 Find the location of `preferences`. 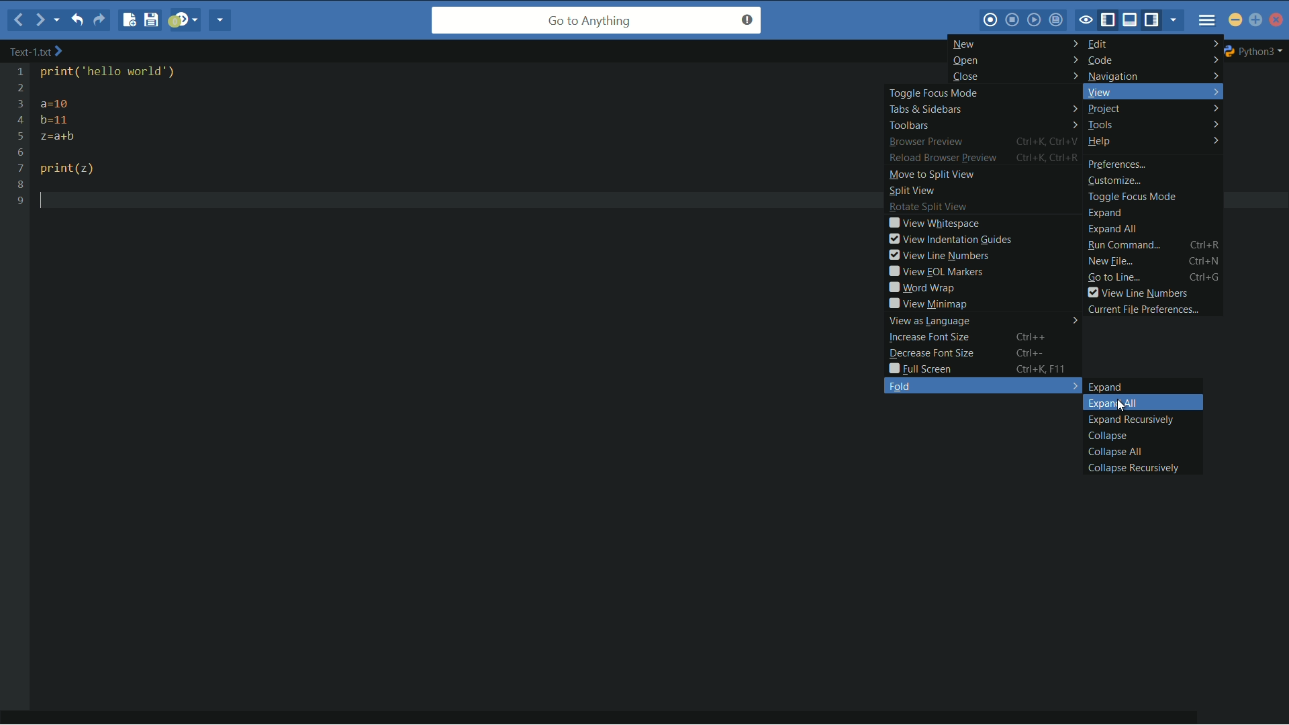

preferences is located at coordinates (1117, 164).